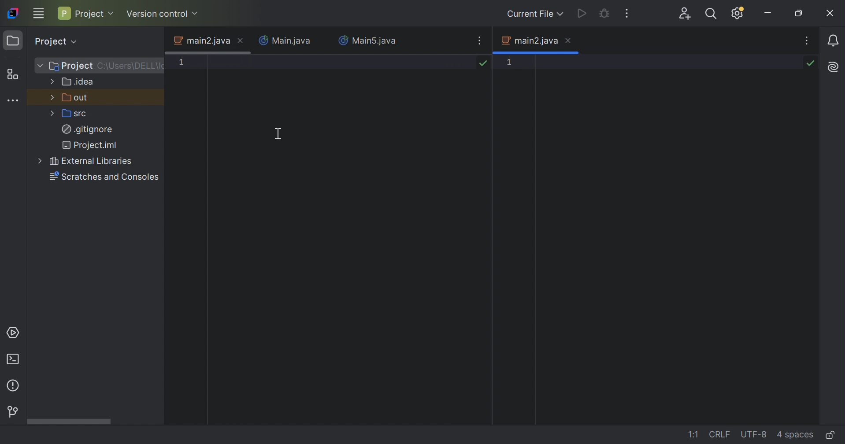 The height and width of the screenshot is (444, 845). What do you see at coordinates (712, 14) in the screenshot?
I see `Search everywhere` at bounding box center [712, 14].